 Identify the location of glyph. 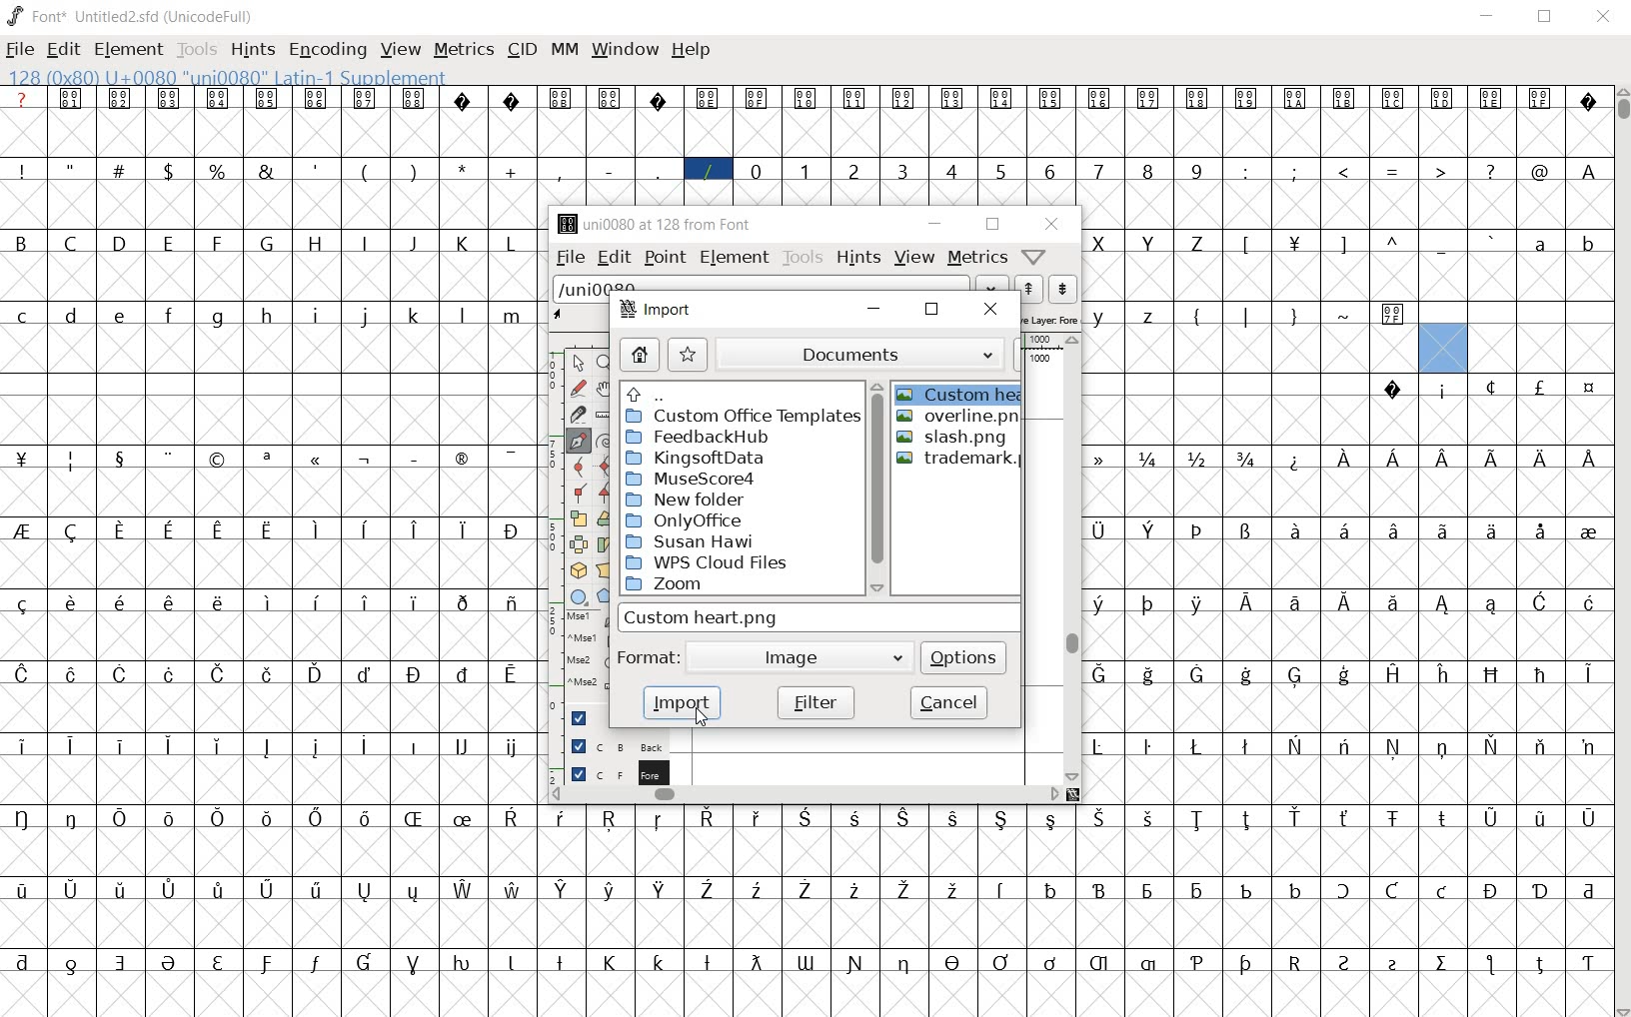
(856, 818).